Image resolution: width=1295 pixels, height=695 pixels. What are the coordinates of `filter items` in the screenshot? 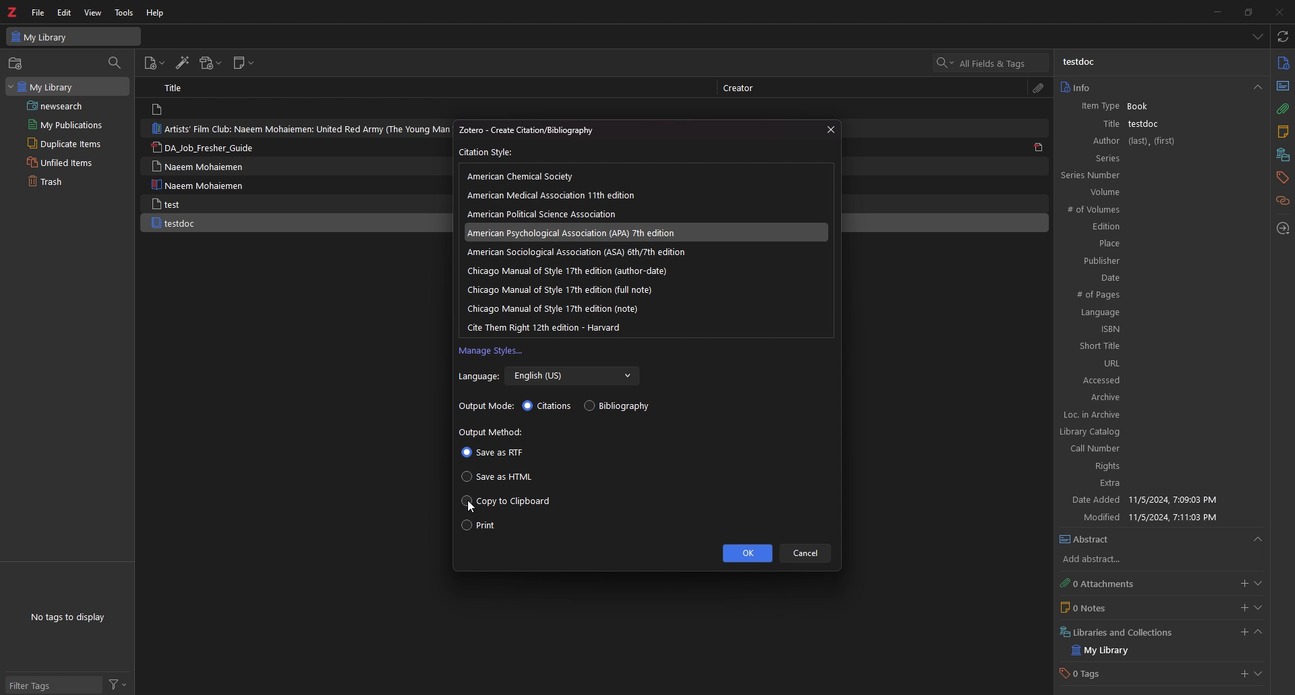 It's located at (115, 62).